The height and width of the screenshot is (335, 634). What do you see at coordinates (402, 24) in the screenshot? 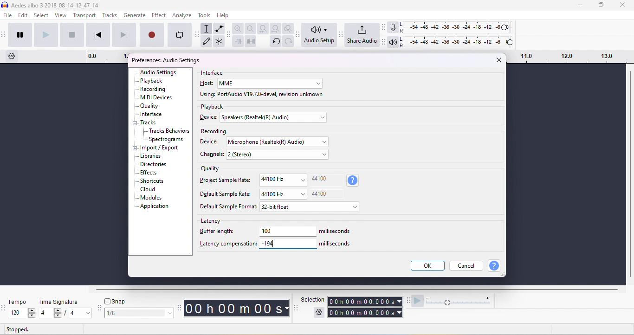
I see `L` at bounding box center [402, 24].